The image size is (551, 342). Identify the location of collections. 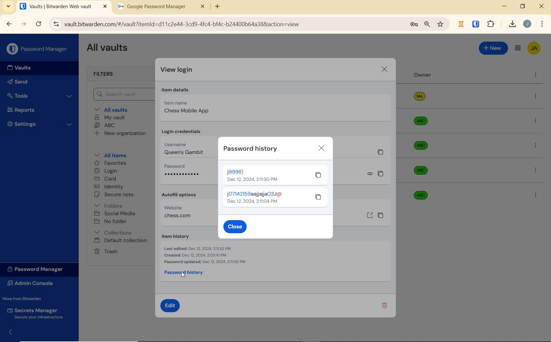
(113, 233).